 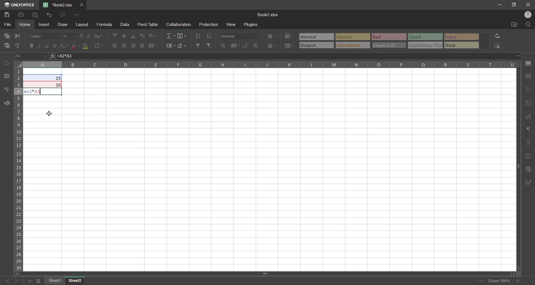 What do you see at coordinates (7, 90) in the screenshot?
I see `spellcheck` at bounding box center [7, 90].